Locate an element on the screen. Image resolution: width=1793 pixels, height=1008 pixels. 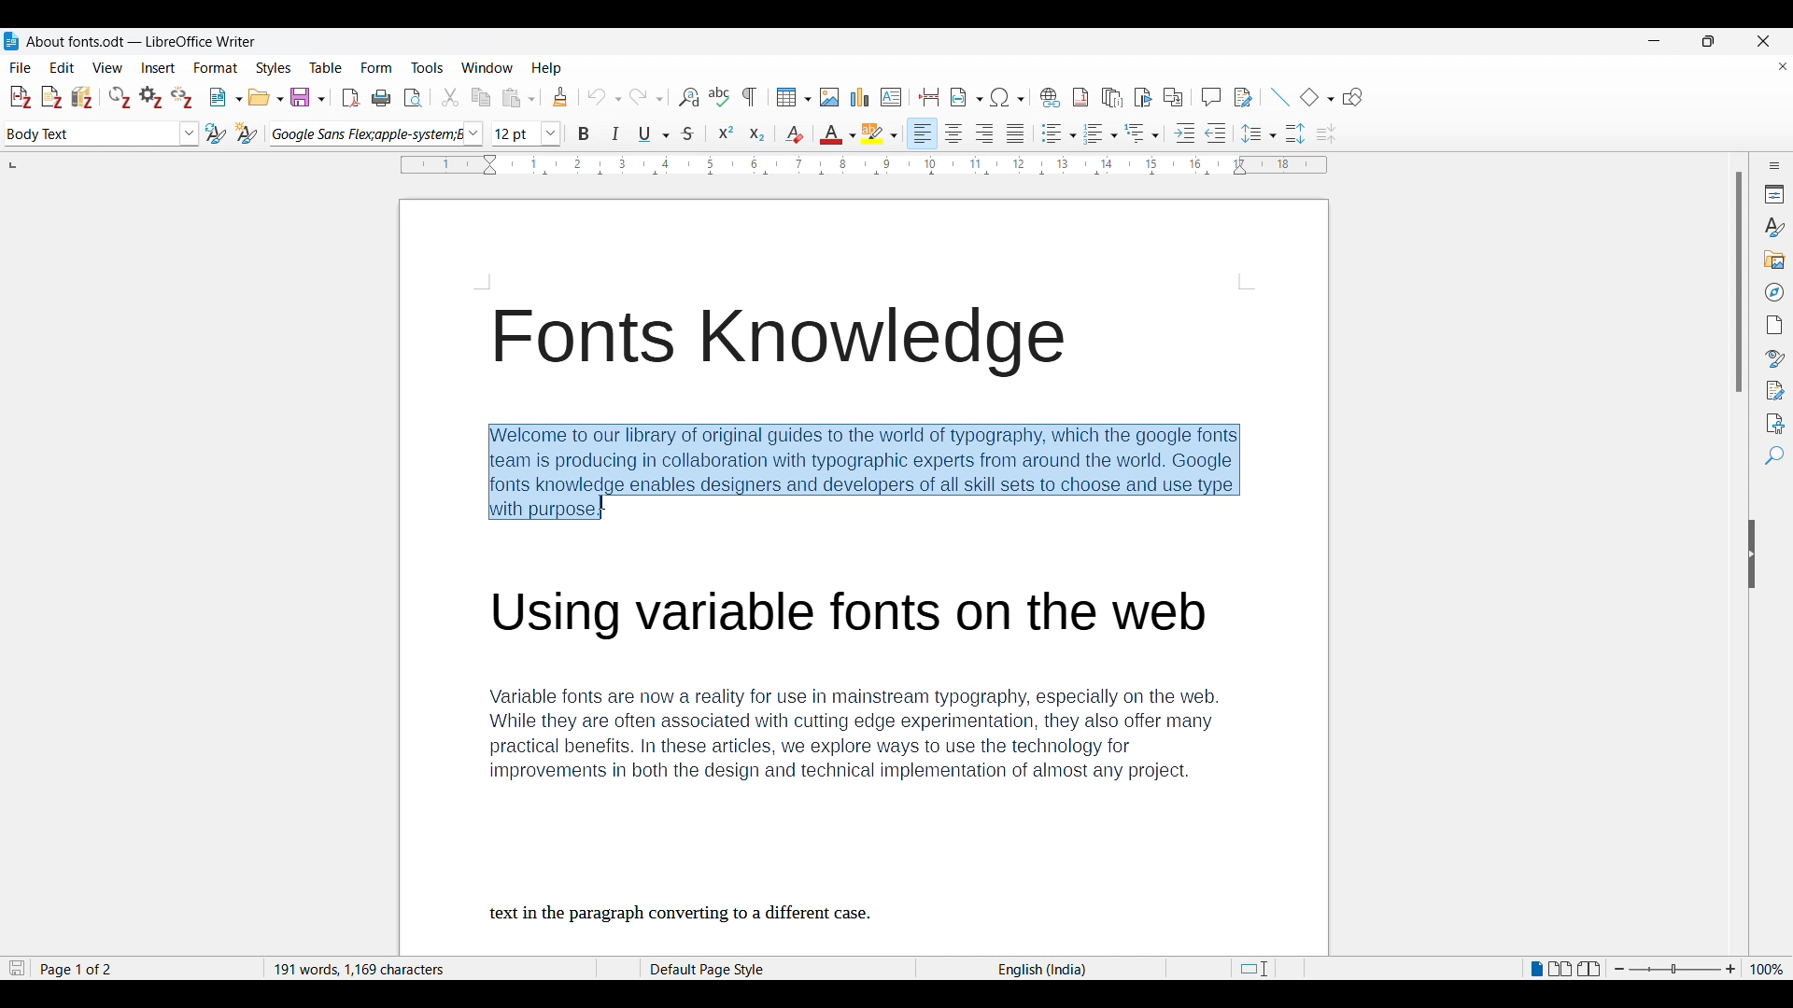
Add note is located at coordinates (52, 98).